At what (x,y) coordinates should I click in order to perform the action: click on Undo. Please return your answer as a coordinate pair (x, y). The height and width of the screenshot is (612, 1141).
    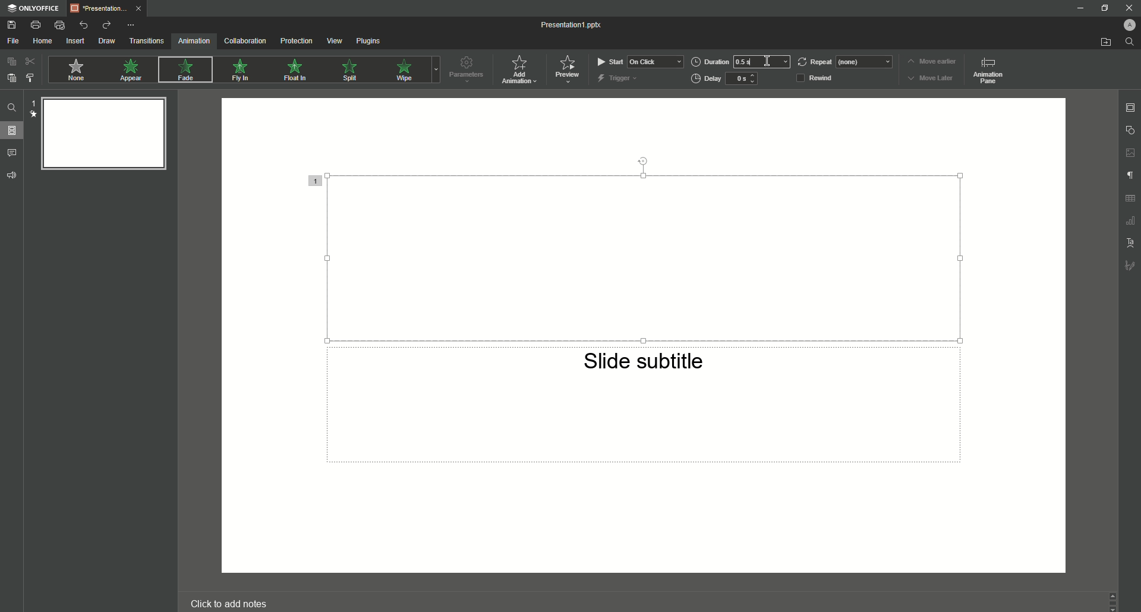
    Looking at the image, I should click on (83, 24).